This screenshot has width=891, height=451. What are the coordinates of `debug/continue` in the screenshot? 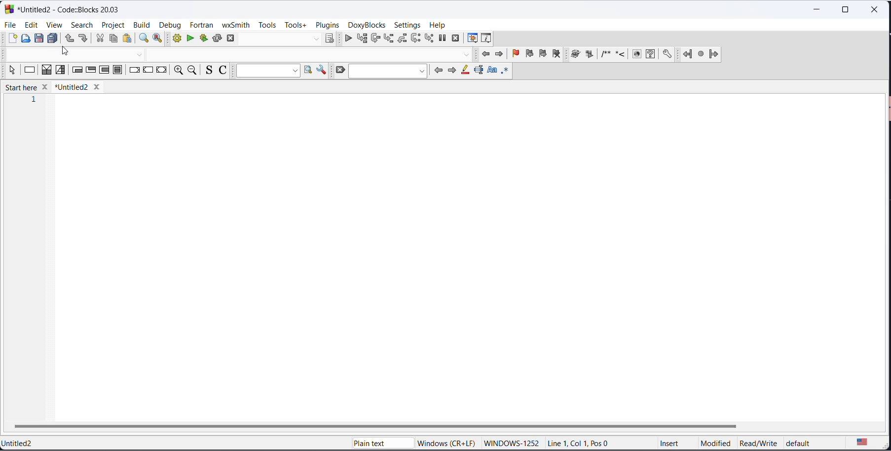 It's located at (348, 39).